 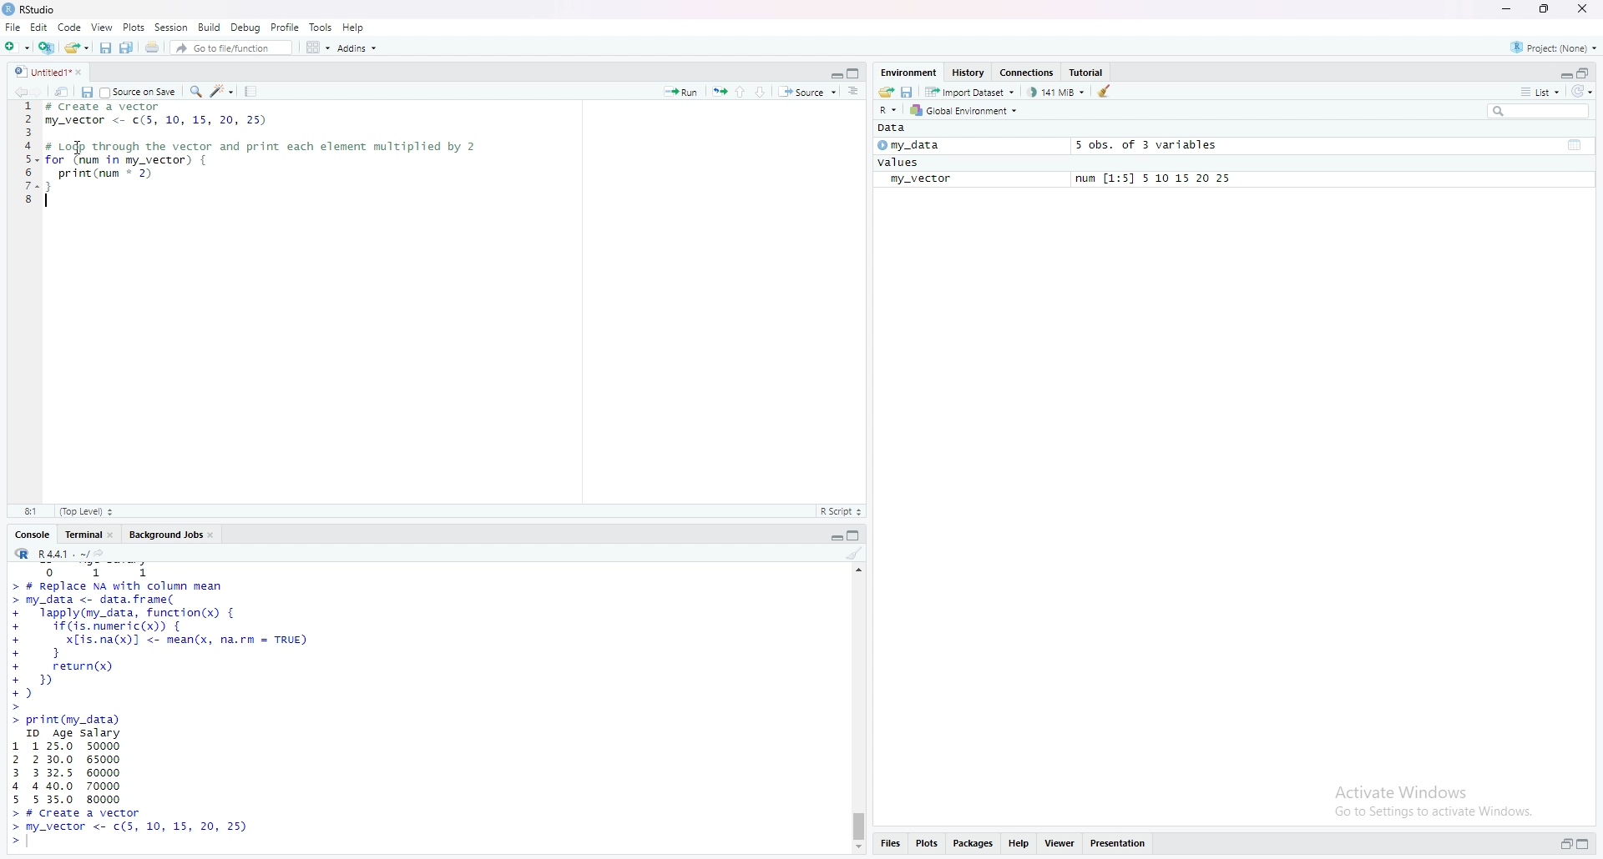 What do you see at coordinates (27, 157) in the screenshot?
I see `line numbers` at bounding box center [27, 157].